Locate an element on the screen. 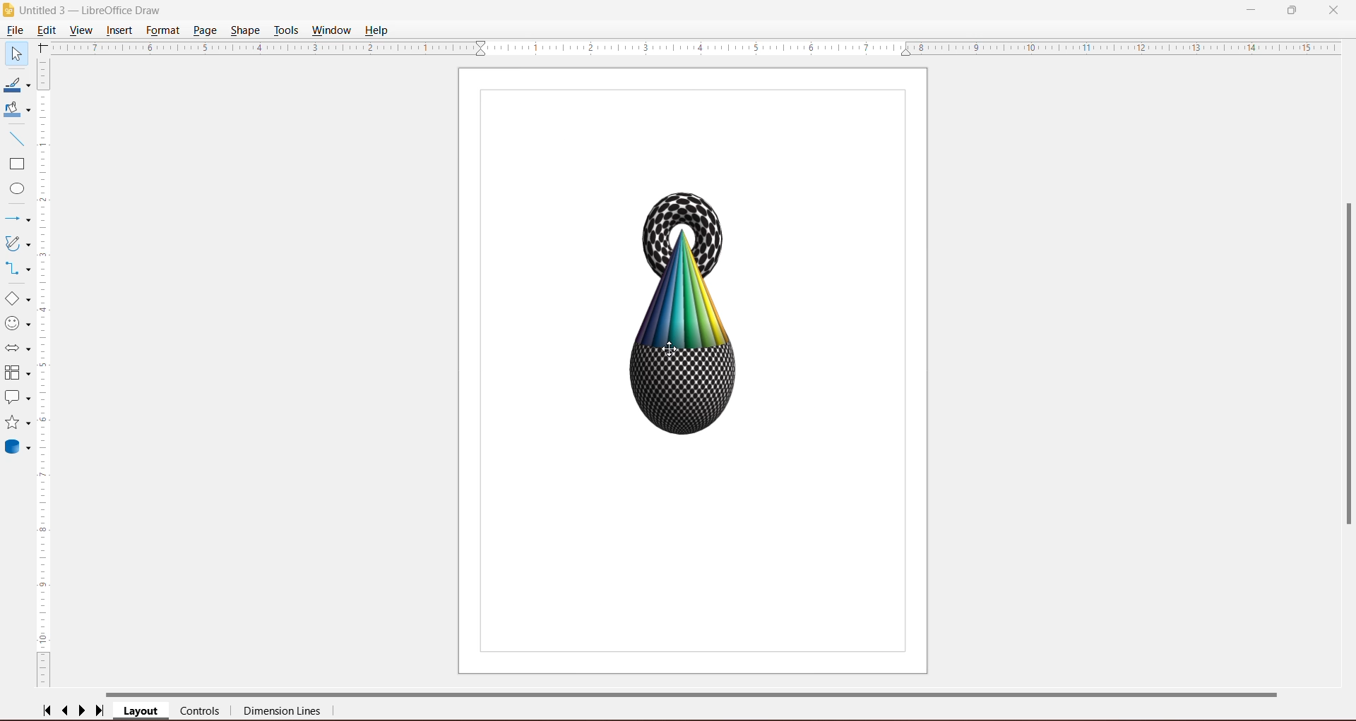 The width and height of the screenshot is (1356, 721). Insert Line is located at coordinates (17, 138).